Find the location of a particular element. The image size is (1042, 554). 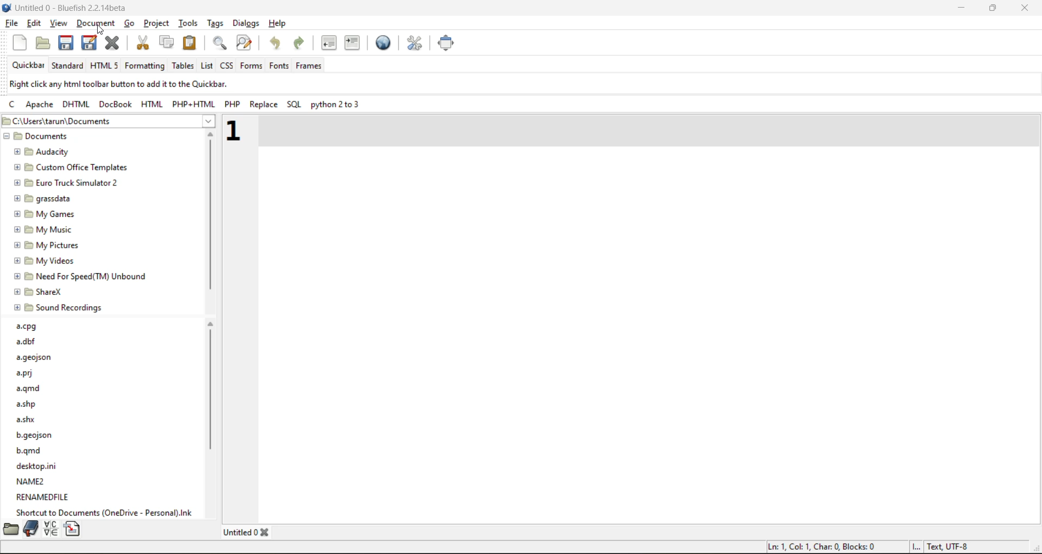

cursor is located at coordinates (100, 30).